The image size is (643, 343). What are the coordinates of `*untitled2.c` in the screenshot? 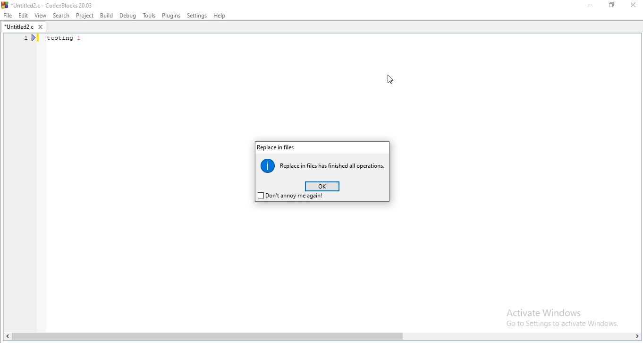 It's located at (23, 28).